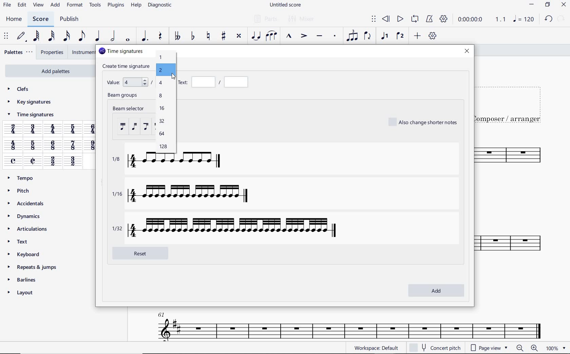  What do you see at coordinates (555, 348) in the screenshot?
I see `zoom factor` at bounding box center [555, 348].